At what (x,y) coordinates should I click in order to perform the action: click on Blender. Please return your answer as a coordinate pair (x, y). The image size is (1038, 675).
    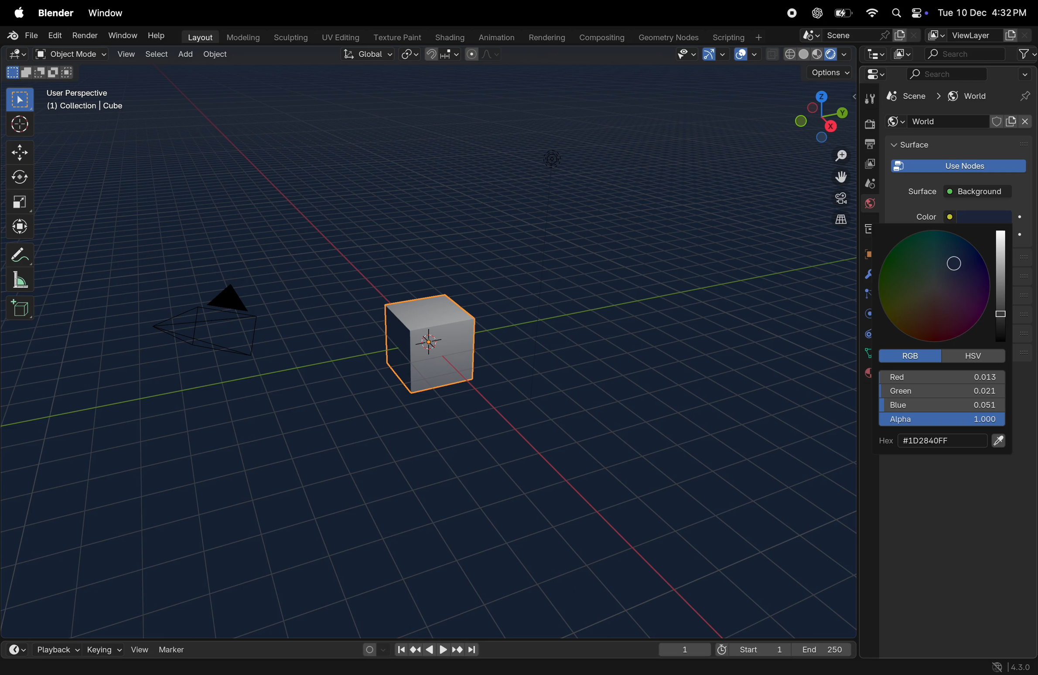
    Looking at the image, I should click on (55, 12).